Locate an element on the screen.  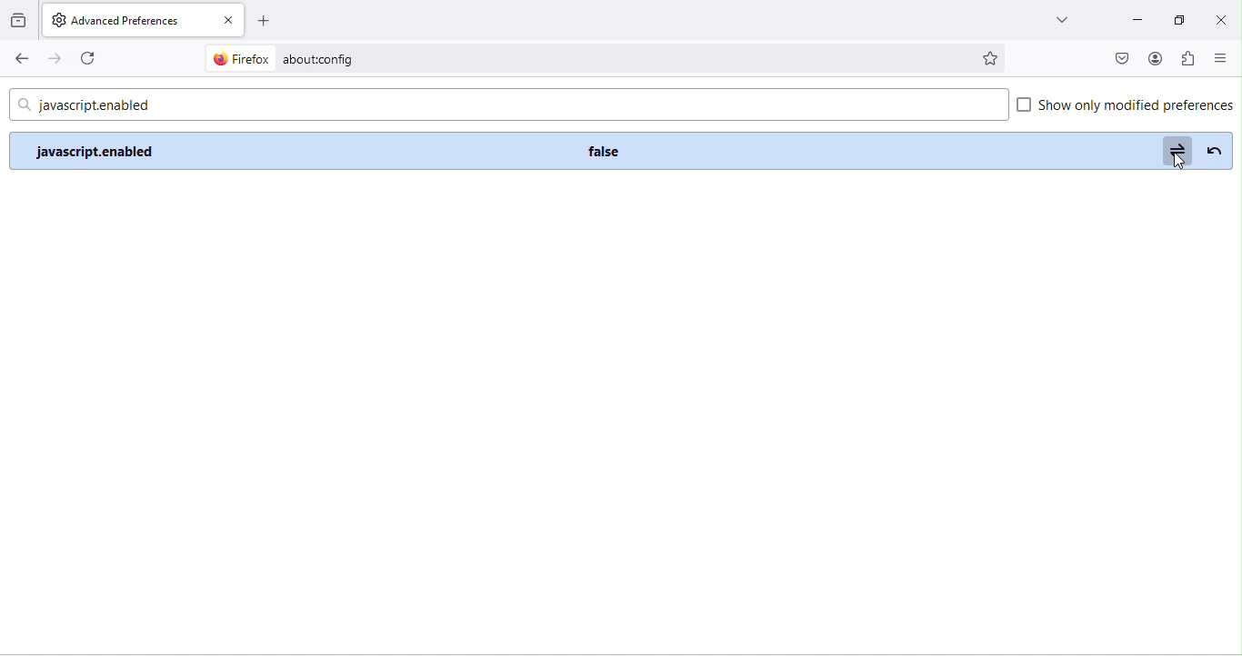
drop down is located at coordinates (1061, 20).